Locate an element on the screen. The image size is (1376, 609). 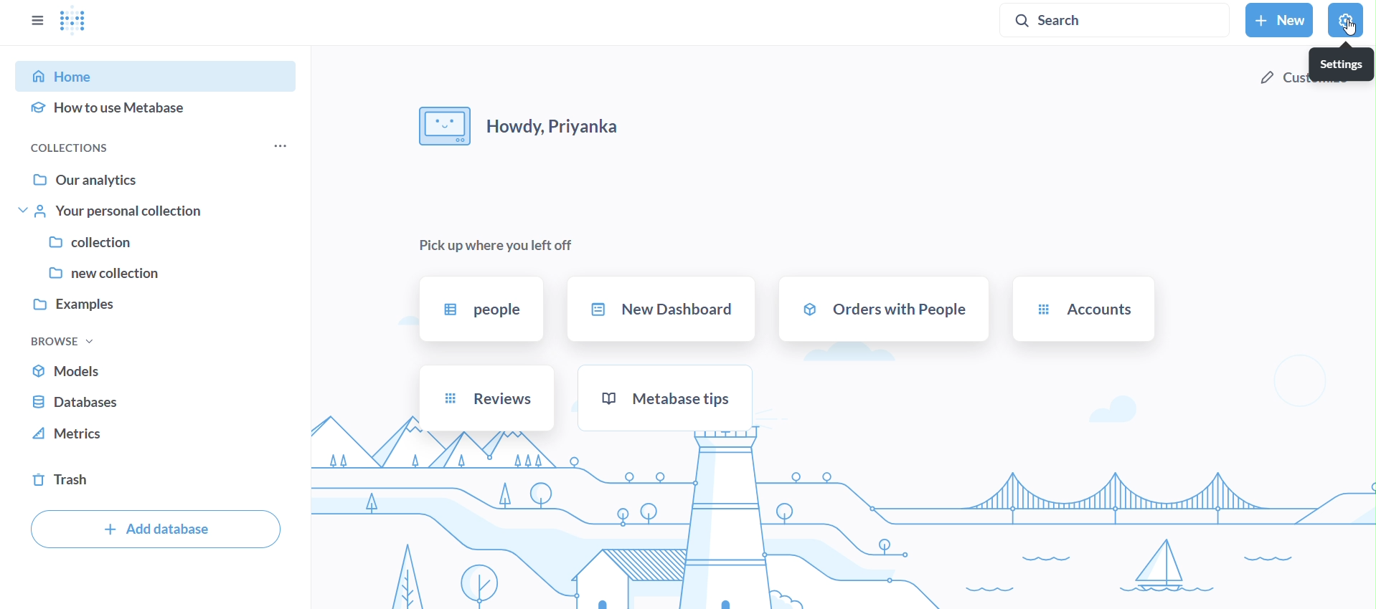
new is located at coordinates (1278, 21).